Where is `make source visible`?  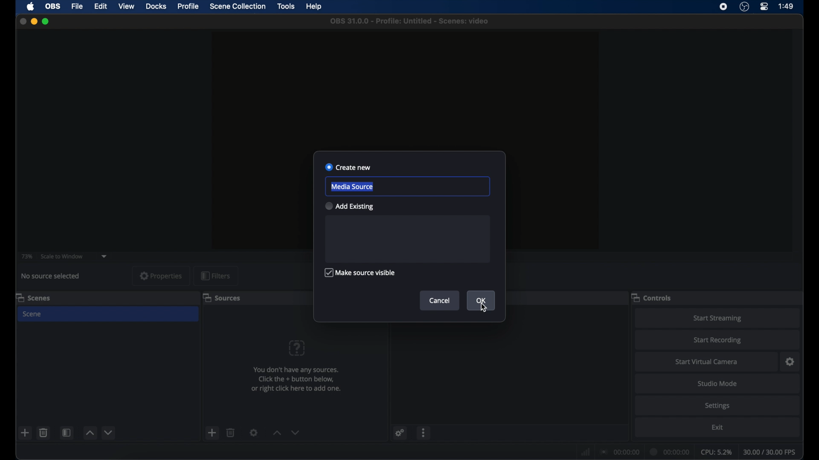
make source visible is located at coordinates (359, 273).